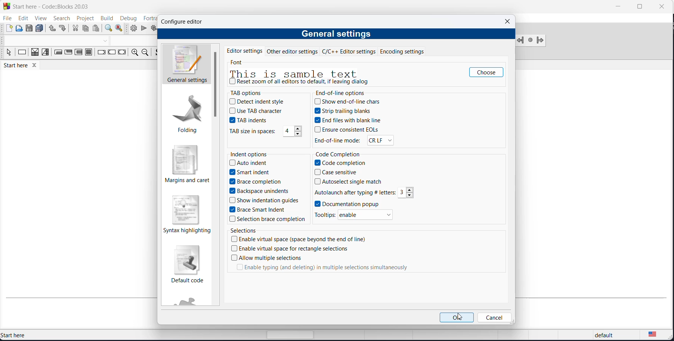 The image size is (674, 341). What do you see at coordinates (291, 250) in the screenshot?
I see `enable virtual space for rectangle spacr` at bounding box center [291, 250].